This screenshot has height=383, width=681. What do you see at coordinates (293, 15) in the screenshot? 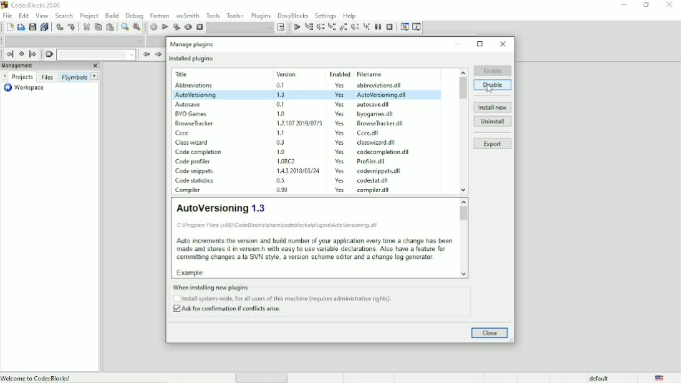
I see `DoxyBlocks` at bounding box center [293, 15].